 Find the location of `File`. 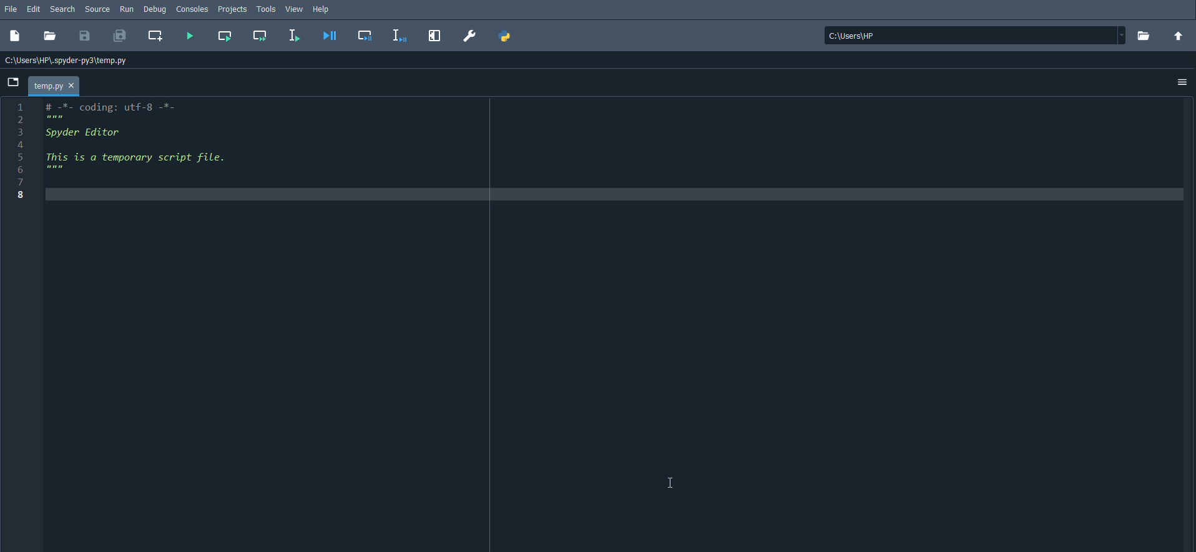

File is located at coordinates (12, 8).